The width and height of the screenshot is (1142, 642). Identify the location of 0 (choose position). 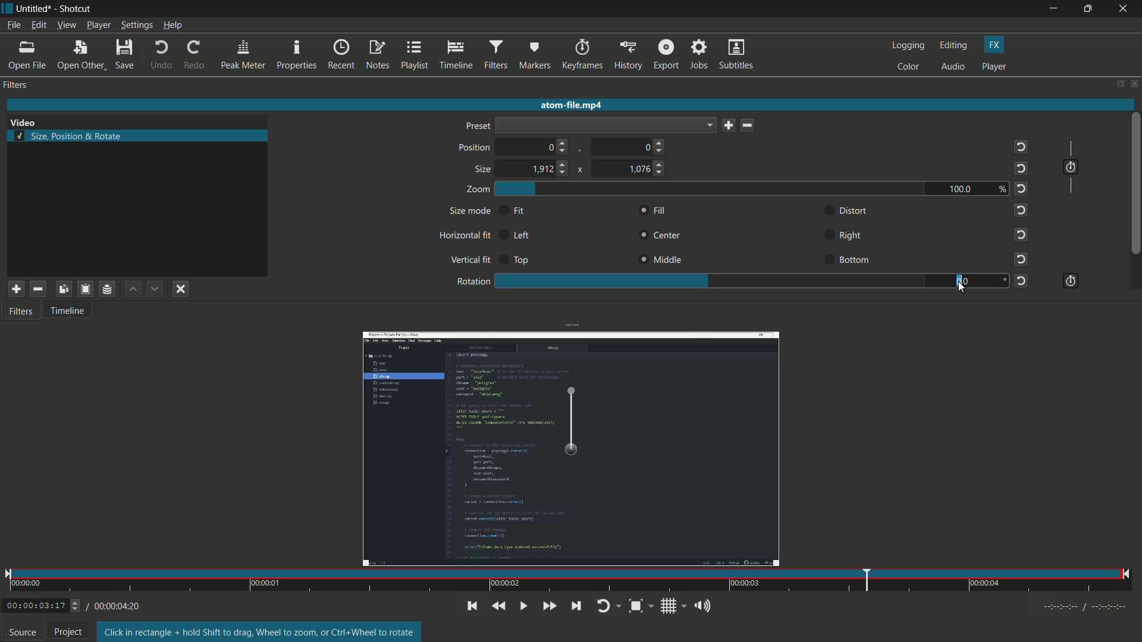
(655, 147).